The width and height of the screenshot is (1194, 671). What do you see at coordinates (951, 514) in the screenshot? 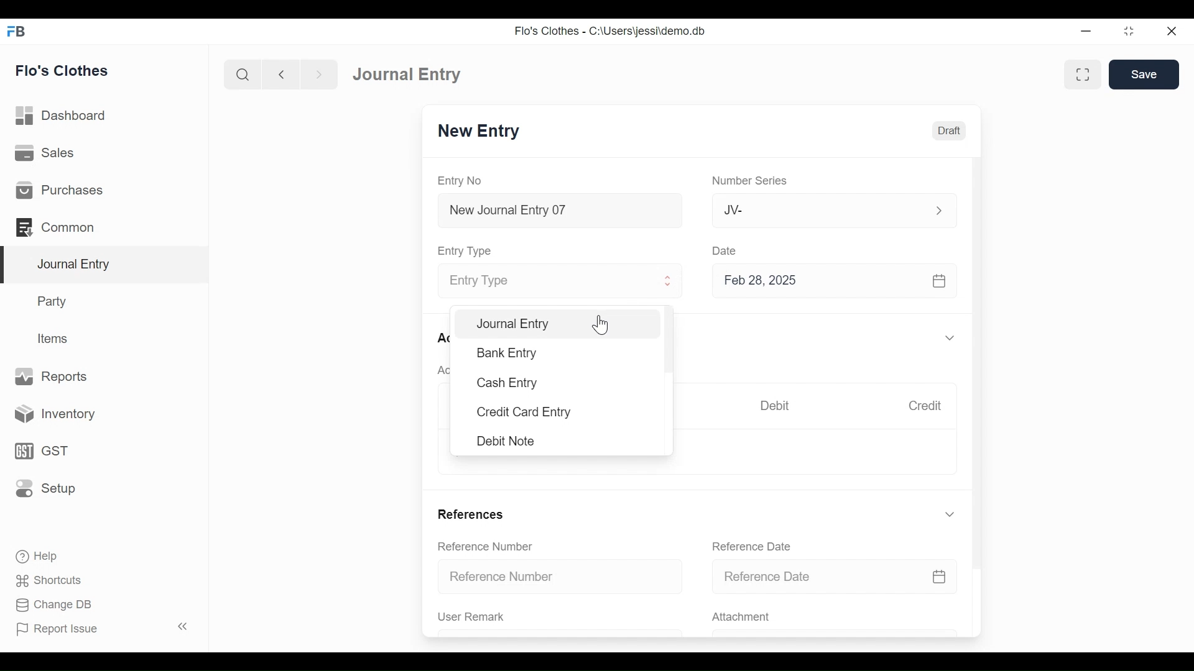
I see `Expand` at bounding box center [951, 514].